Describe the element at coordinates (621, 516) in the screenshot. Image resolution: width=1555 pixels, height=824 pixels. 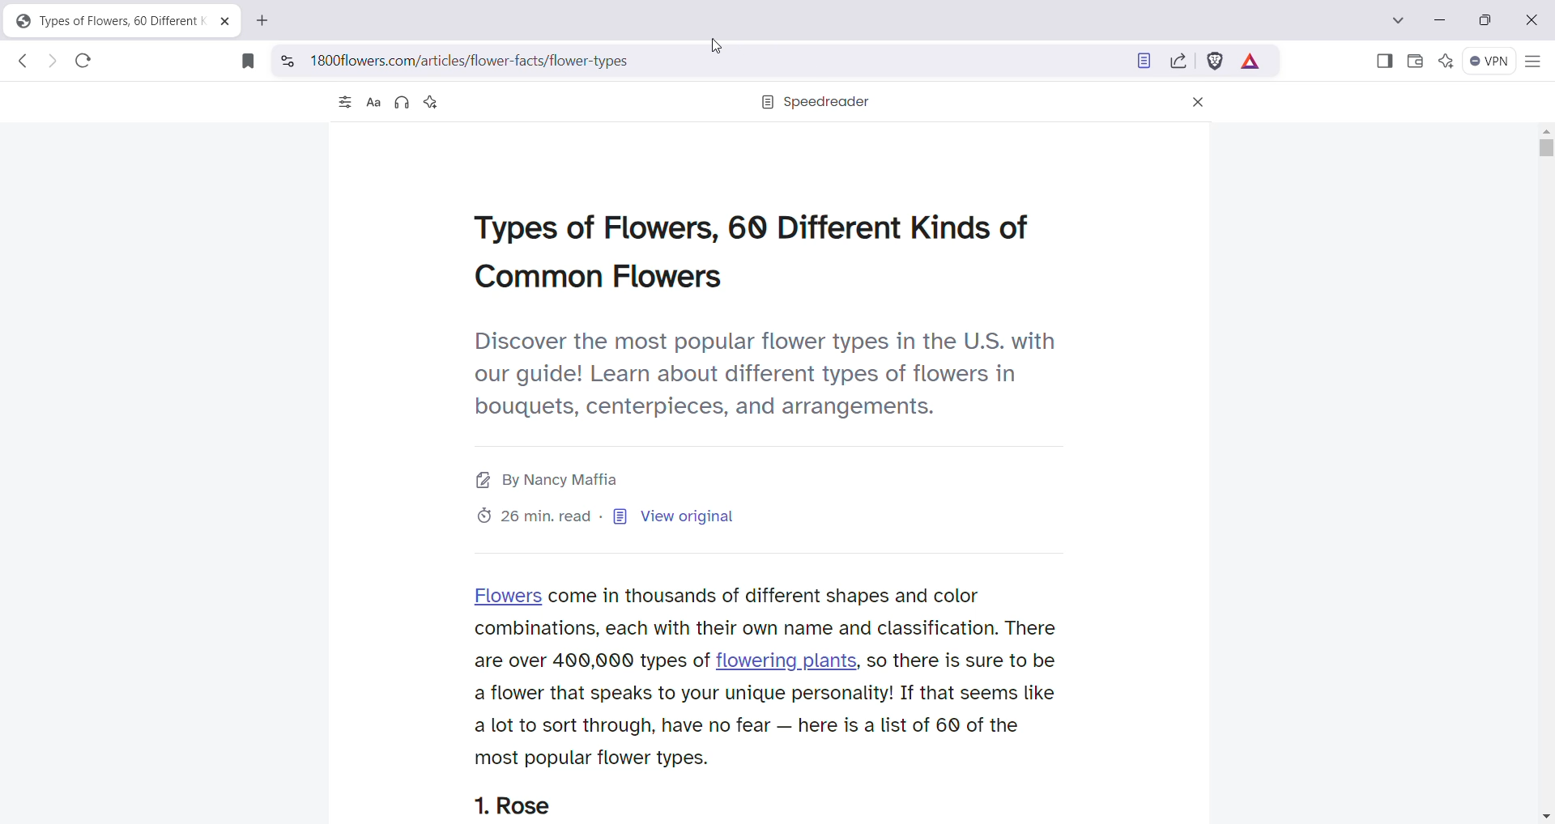
I see `view orginial` at that location.